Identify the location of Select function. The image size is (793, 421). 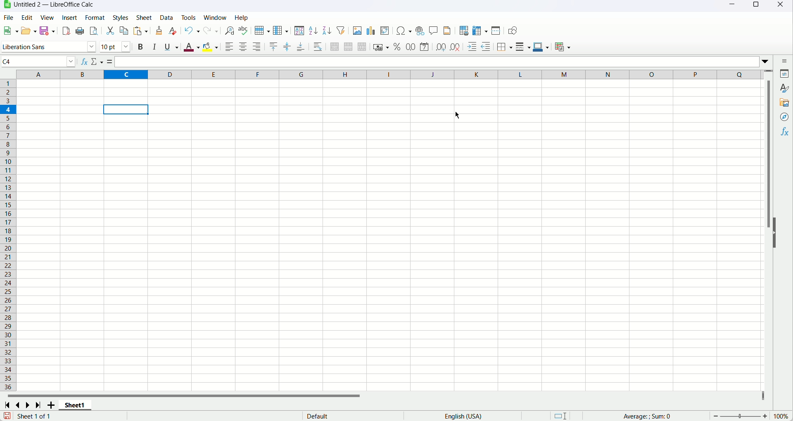
(98, 62).